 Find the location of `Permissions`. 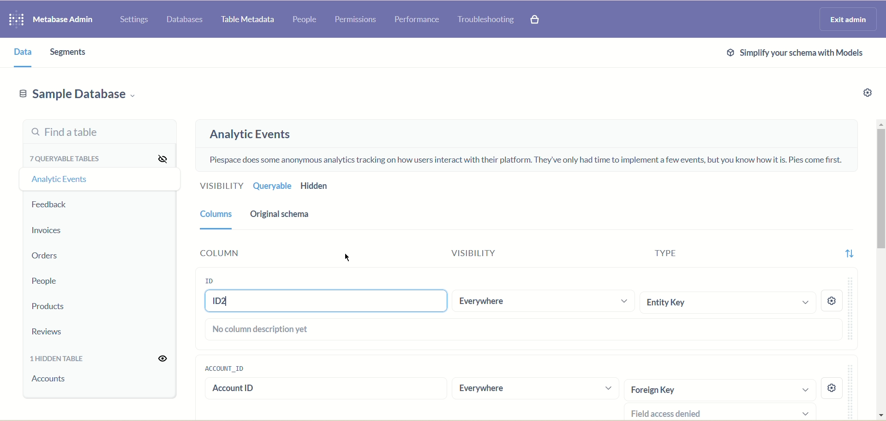

Permissions is located at coordinates (359, 21).